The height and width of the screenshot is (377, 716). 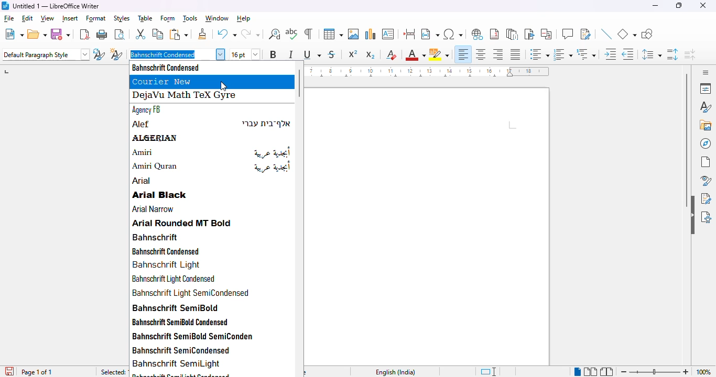 I want to click on bahnschrift semibold semicondensed, so click(x=193, y=336).